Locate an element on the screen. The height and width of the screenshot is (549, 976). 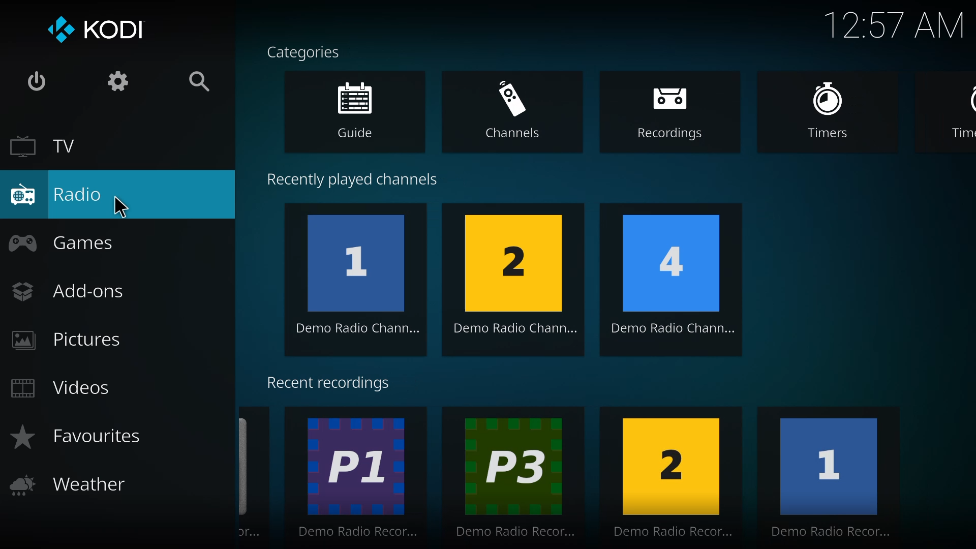
games is located at coordinates (66, 246).